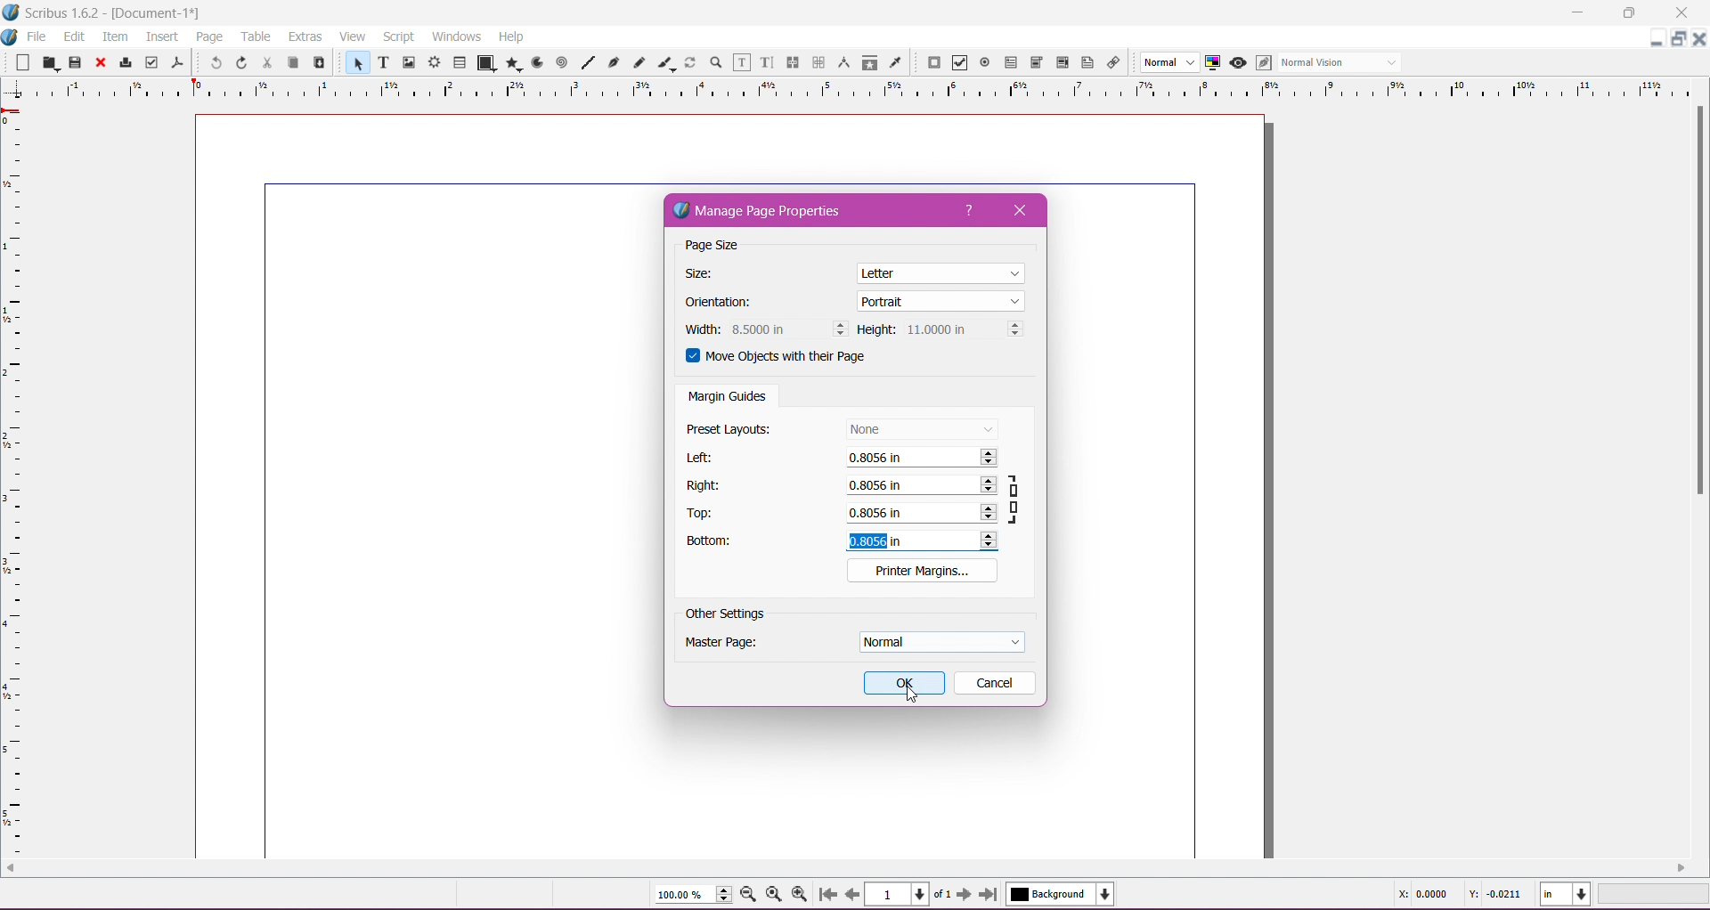  What do you see at coordinates (1493, 896) in the screenshot?
I see `Cursor Coordinate -Y ` at bounding box center [1493, 896].